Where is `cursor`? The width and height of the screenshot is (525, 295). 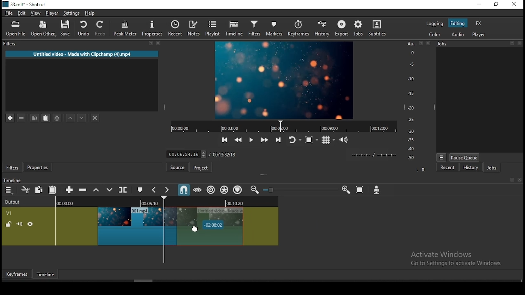
cursor is located at coordinates (202, 227).